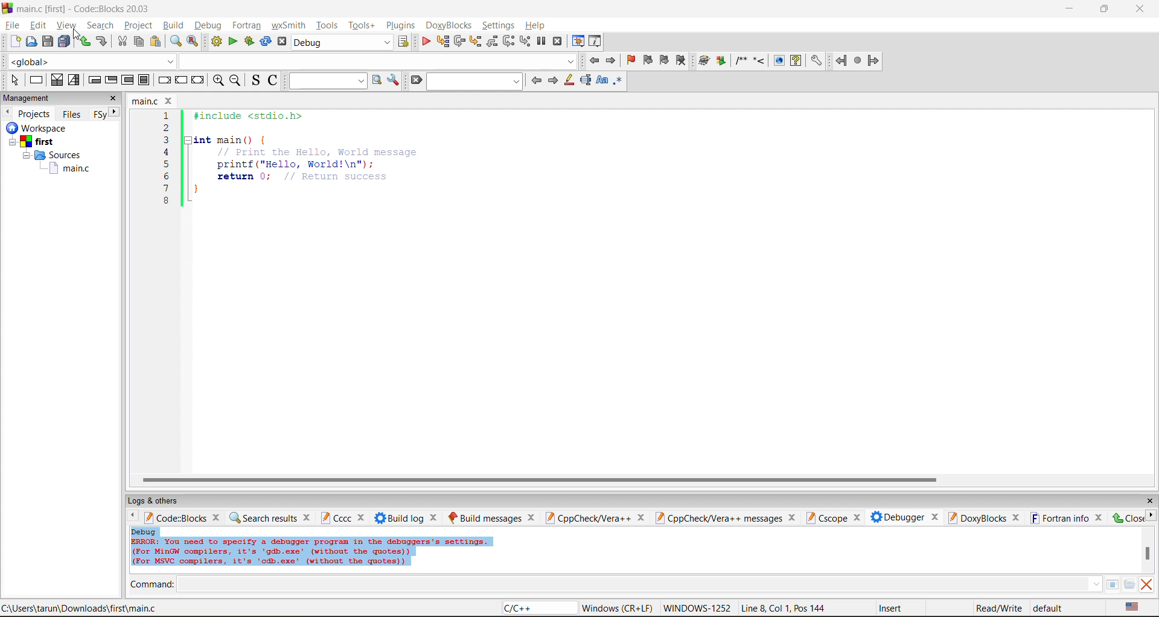 The height and width of the screenshot is (617, 1159). What do you see at coordinates (981, 517) in the screenshot?
I see `doxyblocks` at bounding box center [981, 517].